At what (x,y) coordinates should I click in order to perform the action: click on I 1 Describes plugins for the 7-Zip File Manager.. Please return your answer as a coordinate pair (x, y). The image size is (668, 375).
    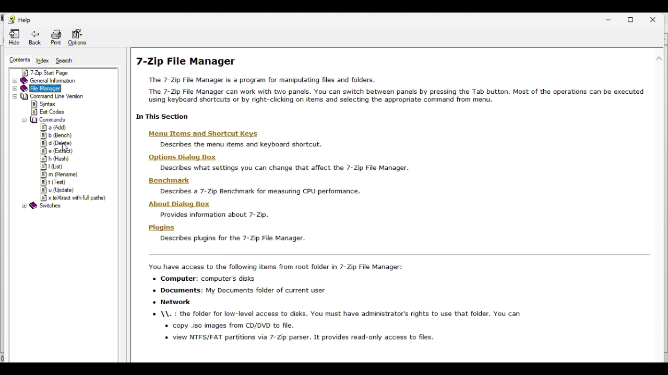
    Looking at the image, I should click on (236, 239).